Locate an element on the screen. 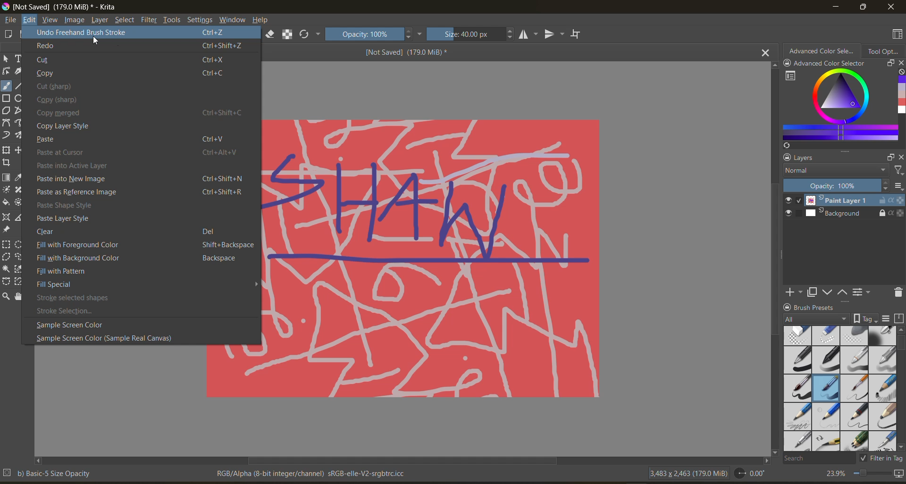  fill with foreground color   Shift+Backspace is located at coordinates (145, 245).